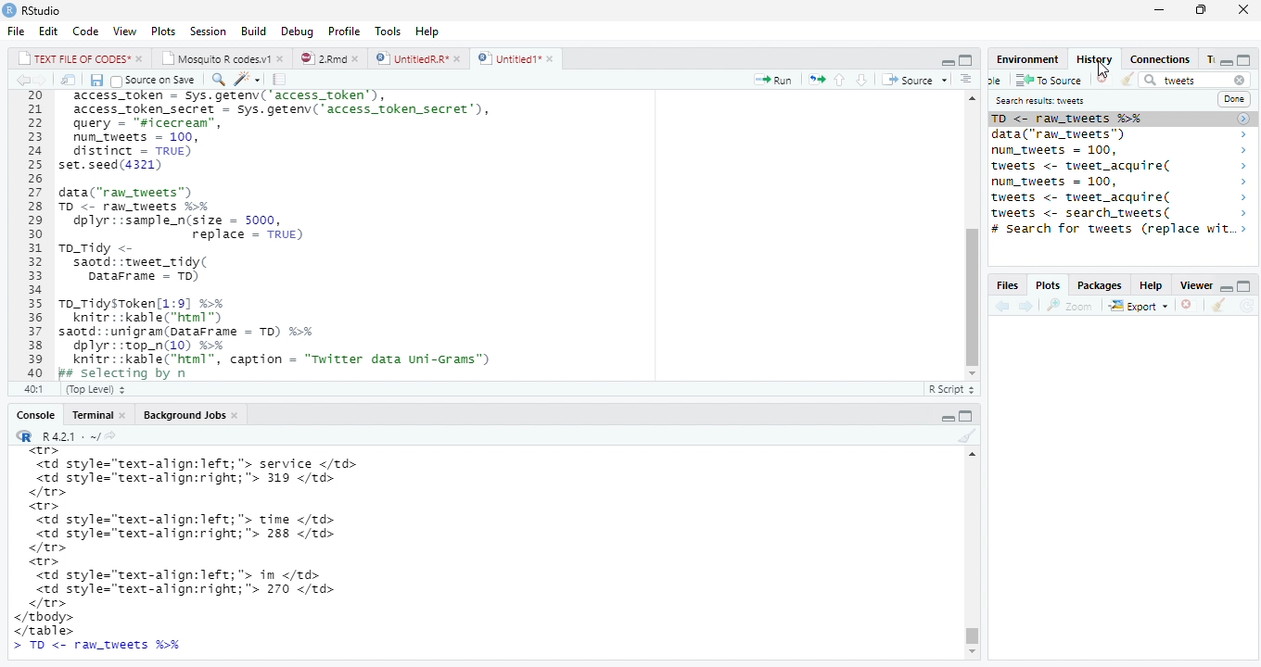 Image resolution: width=1261 pixels, height=667 pixels. I want to click on Code, so click(85, 31).